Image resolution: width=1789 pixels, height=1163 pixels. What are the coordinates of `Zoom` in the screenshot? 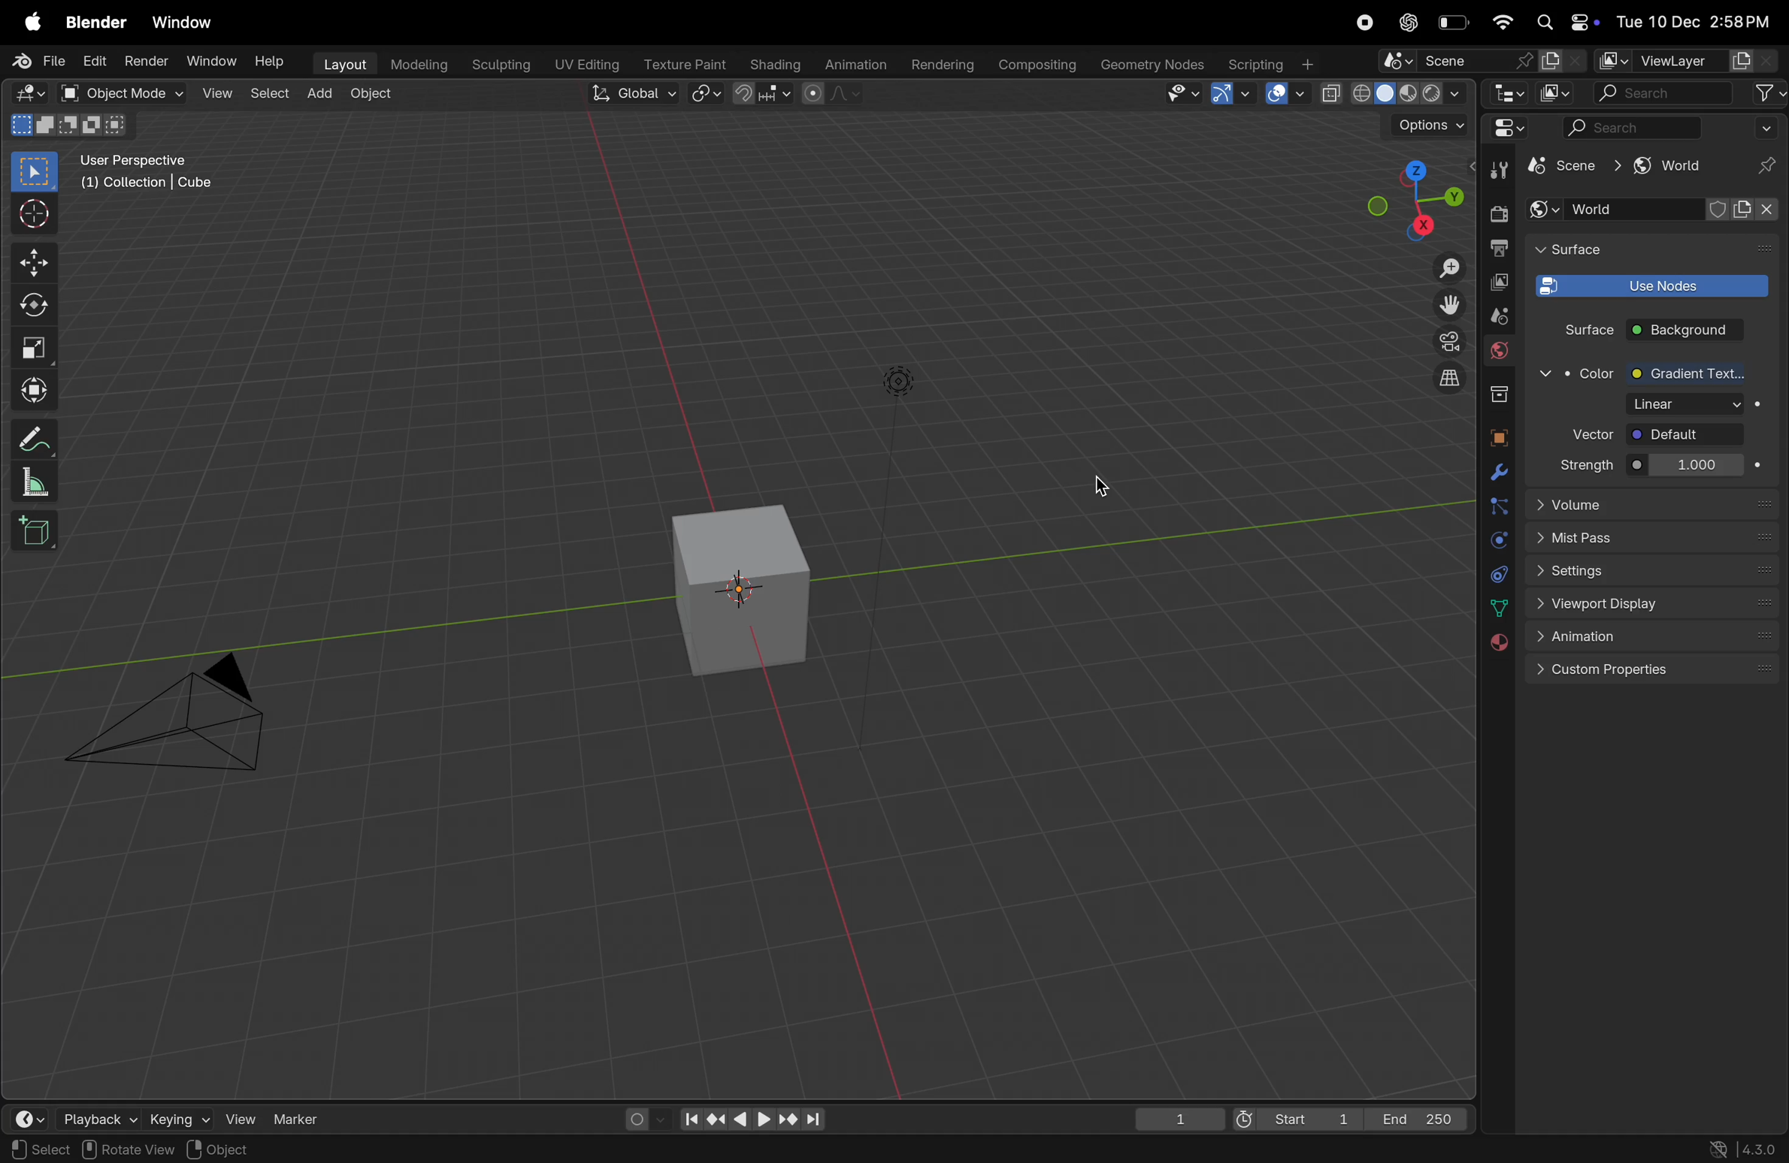 It's located at (1446, 270).